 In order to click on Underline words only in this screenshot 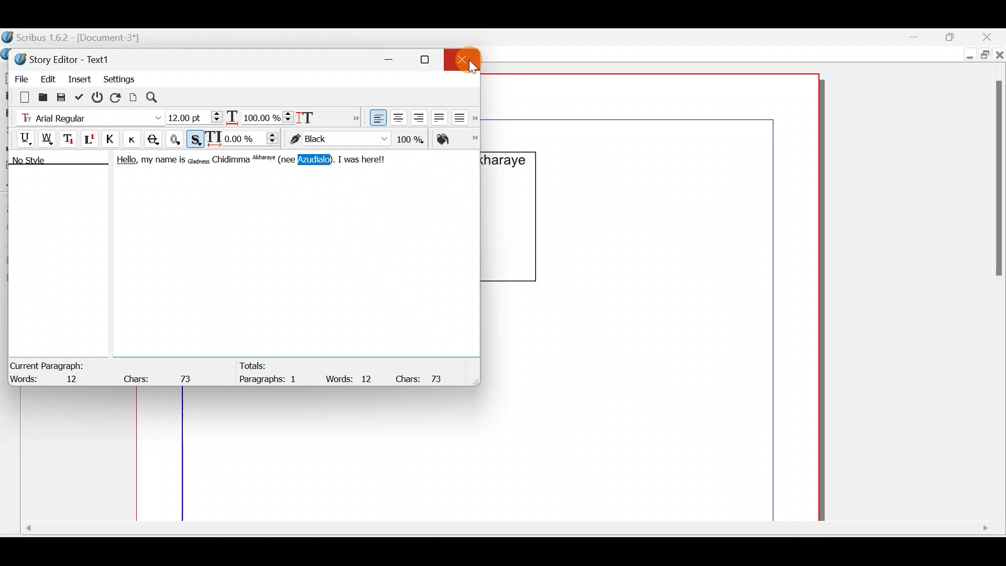, I will do `click(48, 138)`.